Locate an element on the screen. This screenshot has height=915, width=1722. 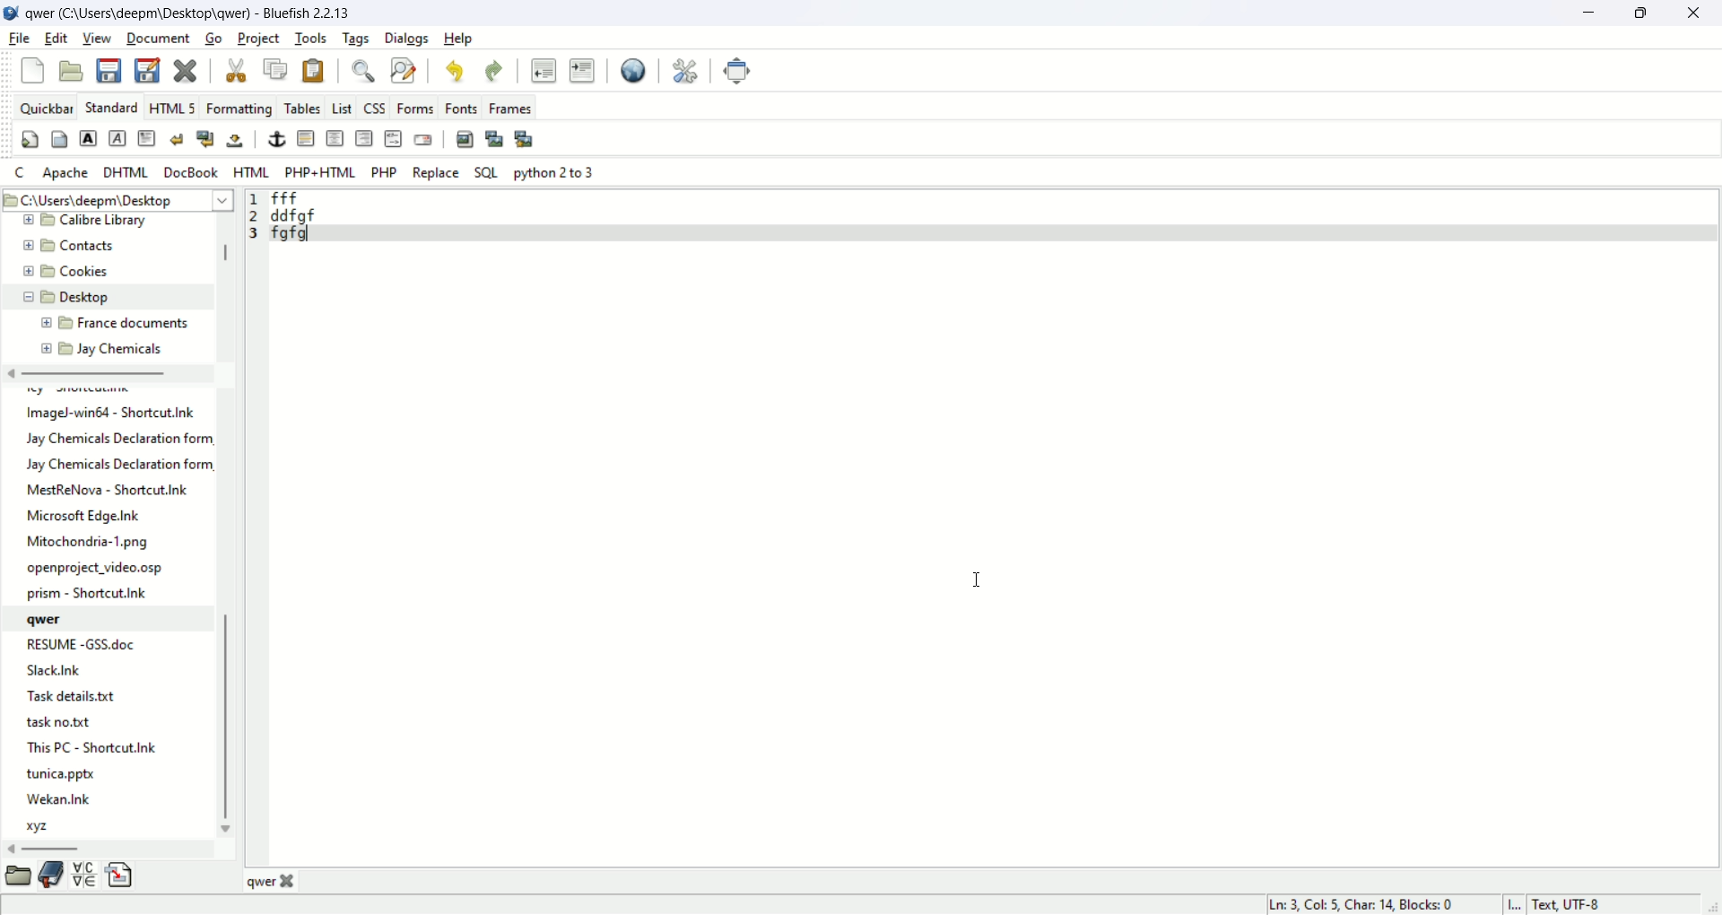
wekan.ink is located at coordinates (58, 800).